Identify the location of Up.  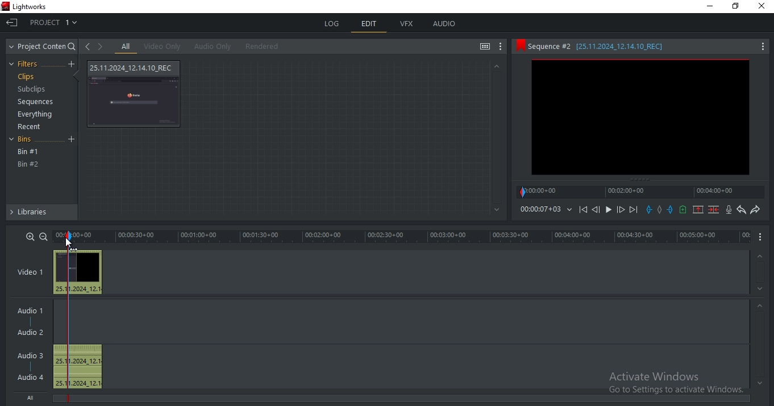
(496, 66).